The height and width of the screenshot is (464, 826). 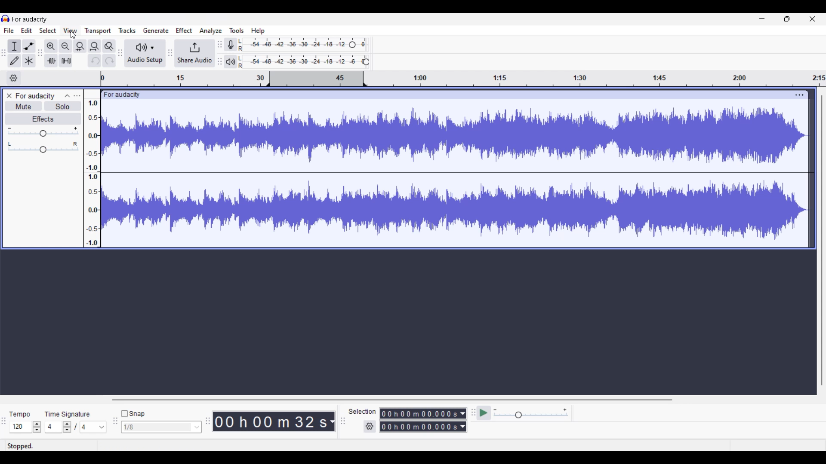 I want to click on Max. time signature options, so click(x=93, y=427).